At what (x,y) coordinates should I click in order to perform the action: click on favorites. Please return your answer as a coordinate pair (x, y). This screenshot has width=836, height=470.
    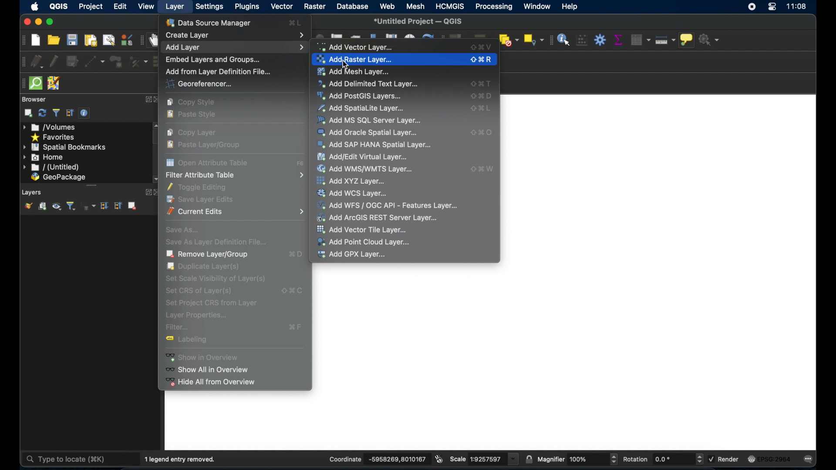
    Looking at the image, I should click on (54, 137).